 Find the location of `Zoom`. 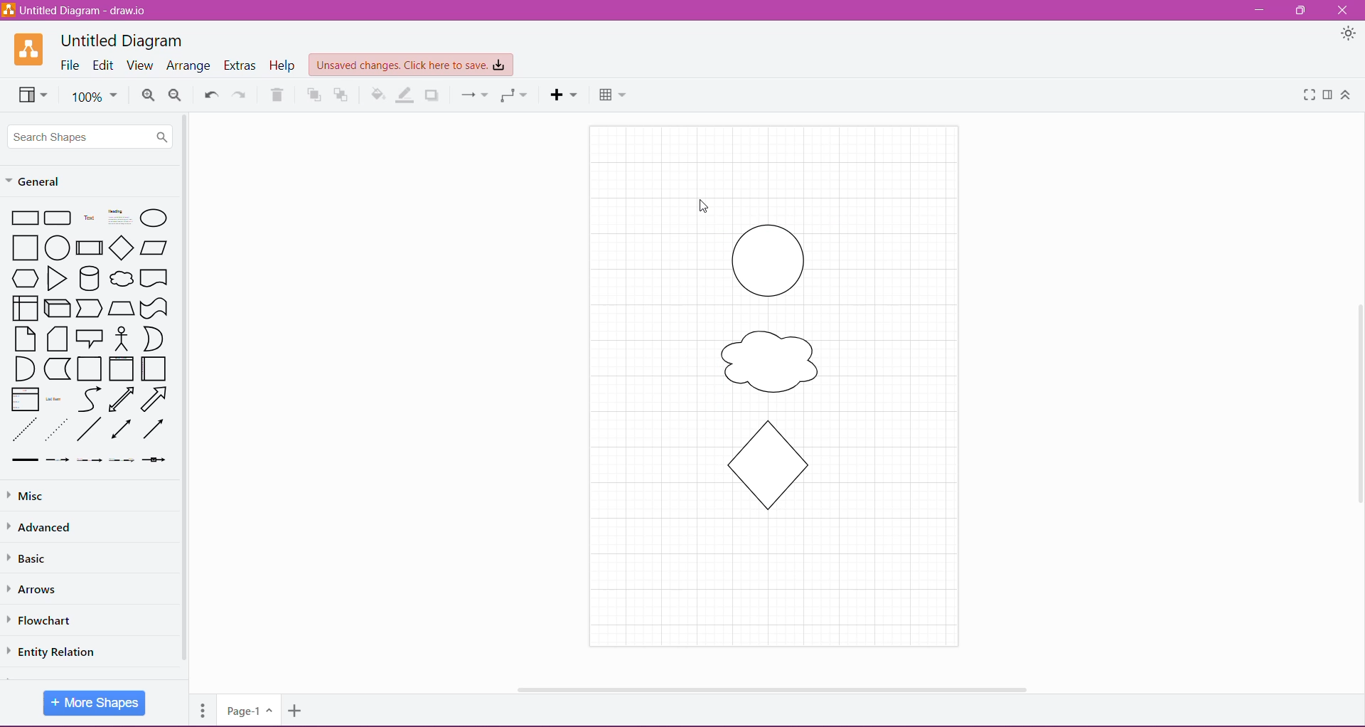

Zoom is located at coordinates (94, 95).